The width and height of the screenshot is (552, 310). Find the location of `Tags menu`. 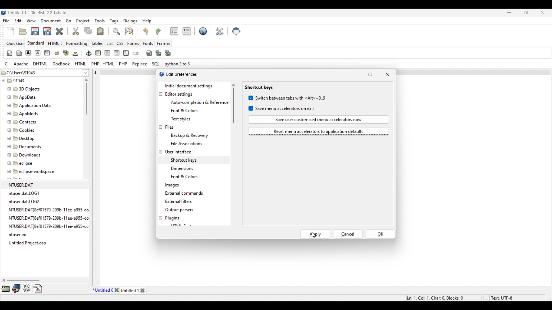

Tags menu is located at coordinates (114, 21).